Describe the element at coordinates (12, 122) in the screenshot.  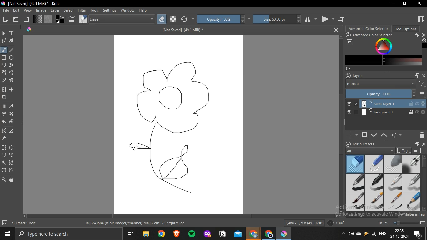
I see `fill and color` at that location.